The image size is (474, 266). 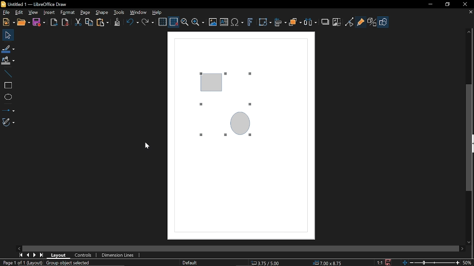 I want to click on Current window, so click(x=37, y=4).